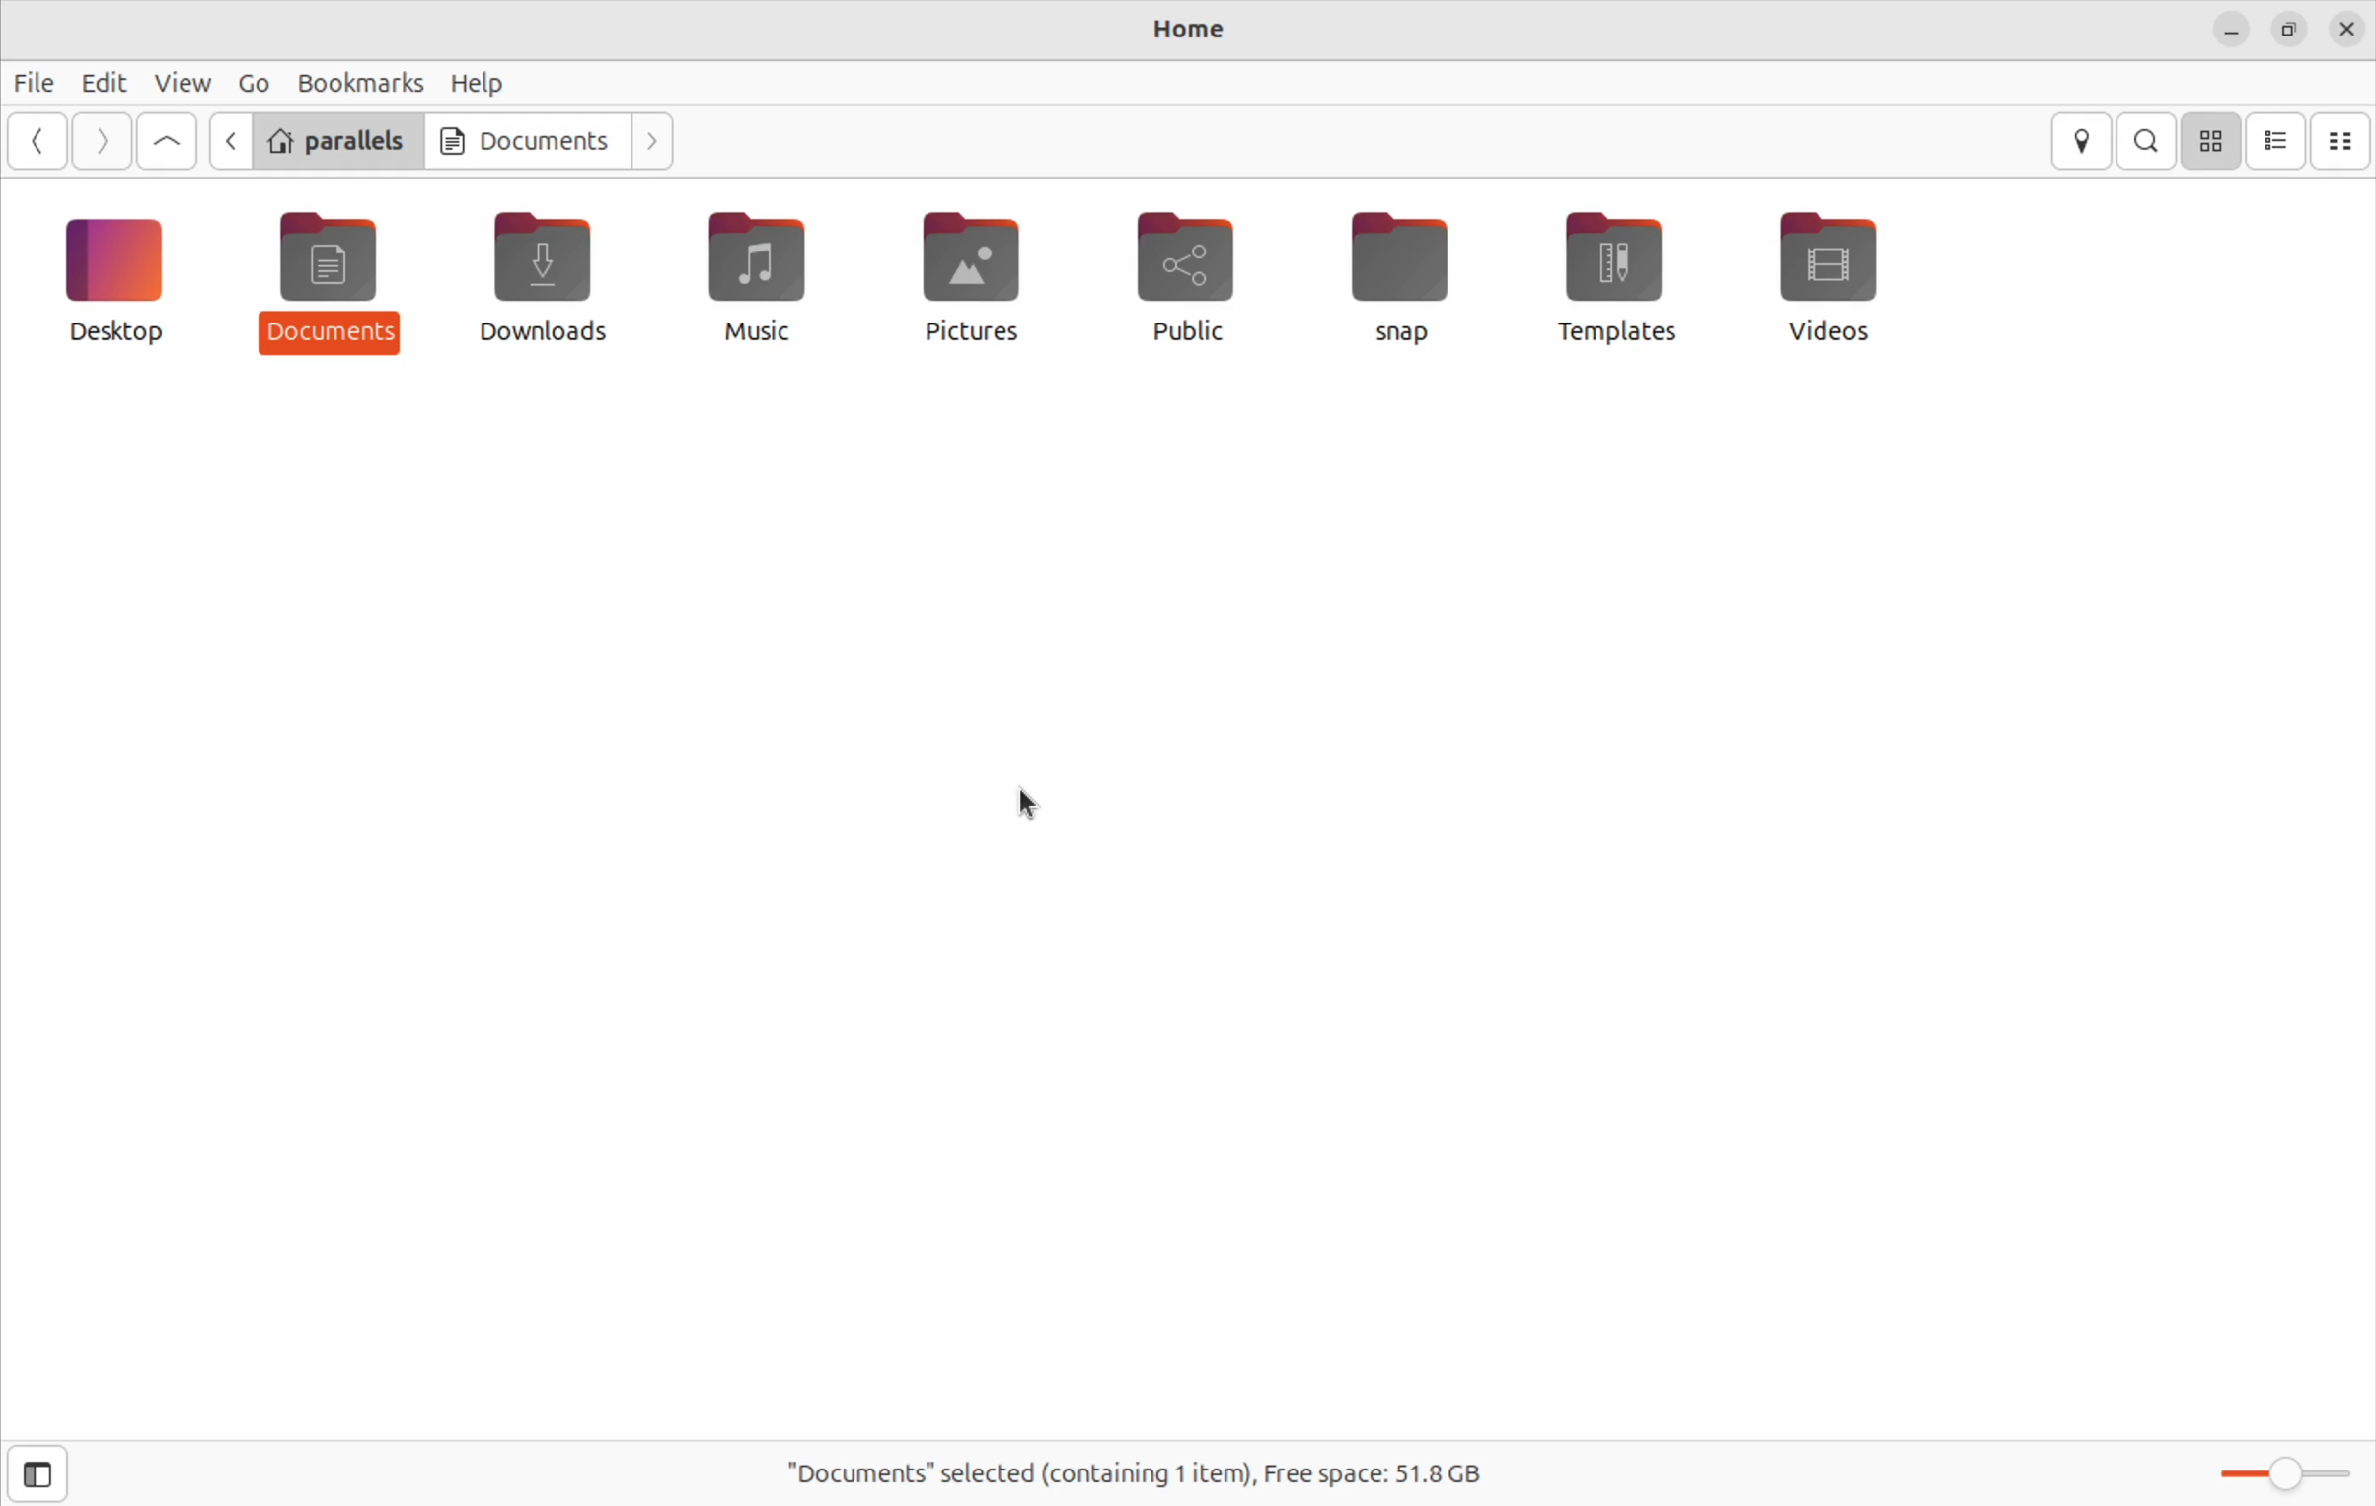  I want to click on search, so click(2148, 143).